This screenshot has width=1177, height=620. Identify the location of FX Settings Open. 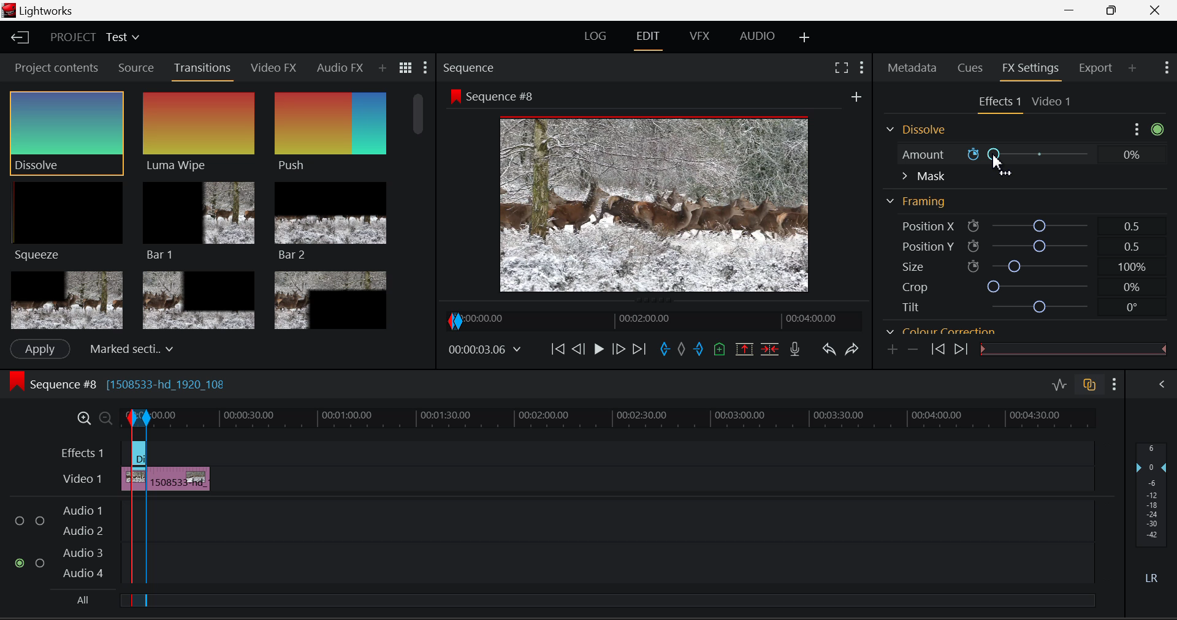
(1033, 69).